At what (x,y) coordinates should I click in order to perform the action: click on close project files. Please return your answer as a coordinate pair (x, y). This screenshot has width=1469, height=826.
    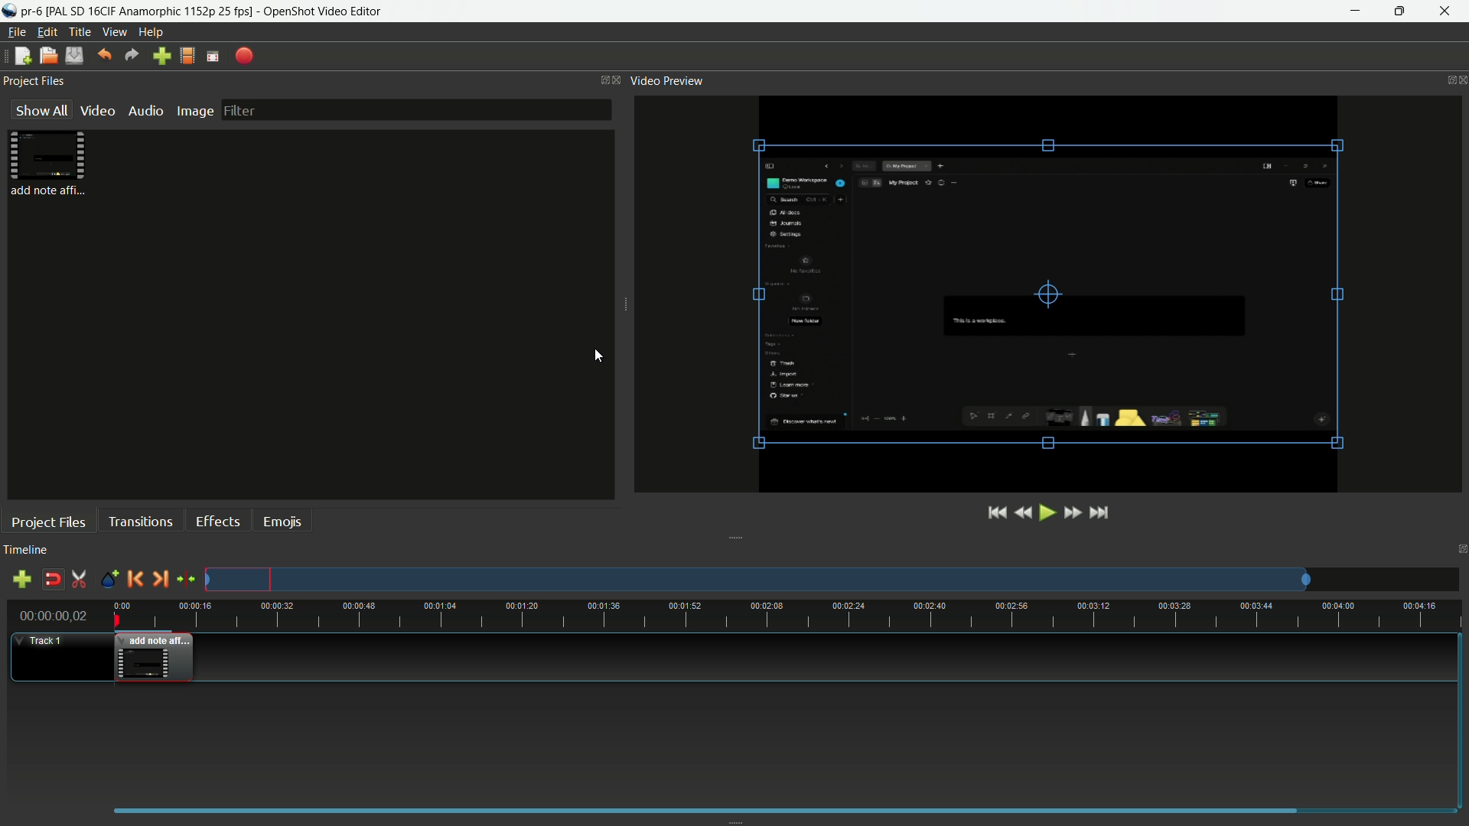
    Looking at the image, I should click on (619, 80).